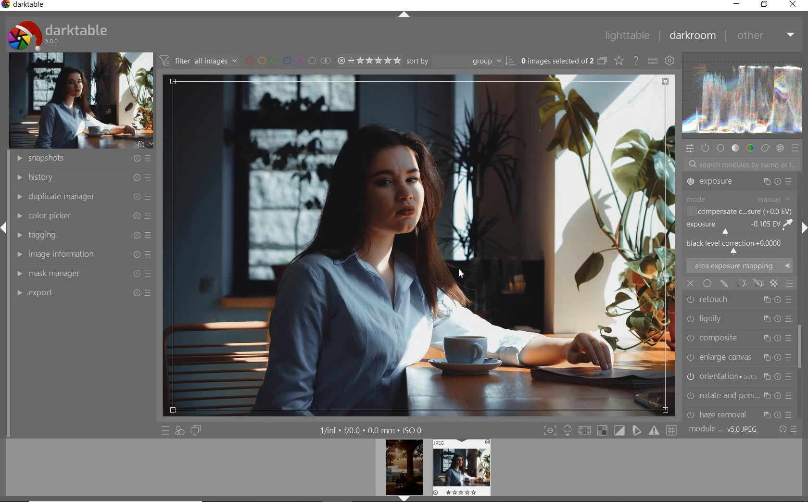 The width and height of the screenshot is (808, 502). What do you see at coordinates (84, 214) in the screenshot?
I see `COLOR PICKER` at bounding box center [84, 214].